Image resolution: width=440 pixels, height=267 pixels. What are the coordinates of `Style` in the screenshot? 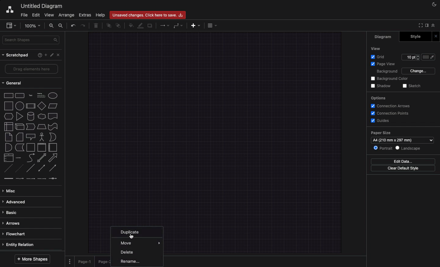 It's located at (414, 37).